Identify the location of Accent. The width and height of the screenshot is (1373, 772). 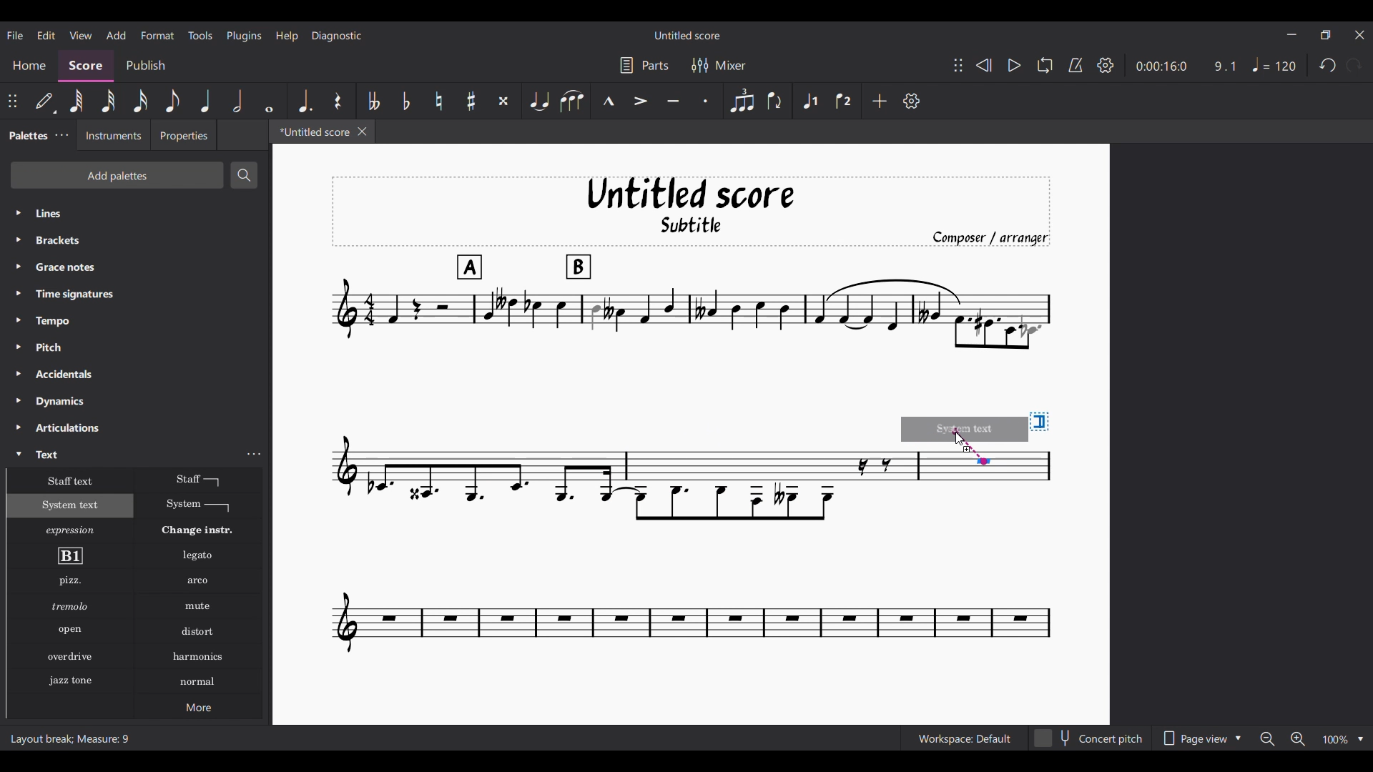
(641, 101).